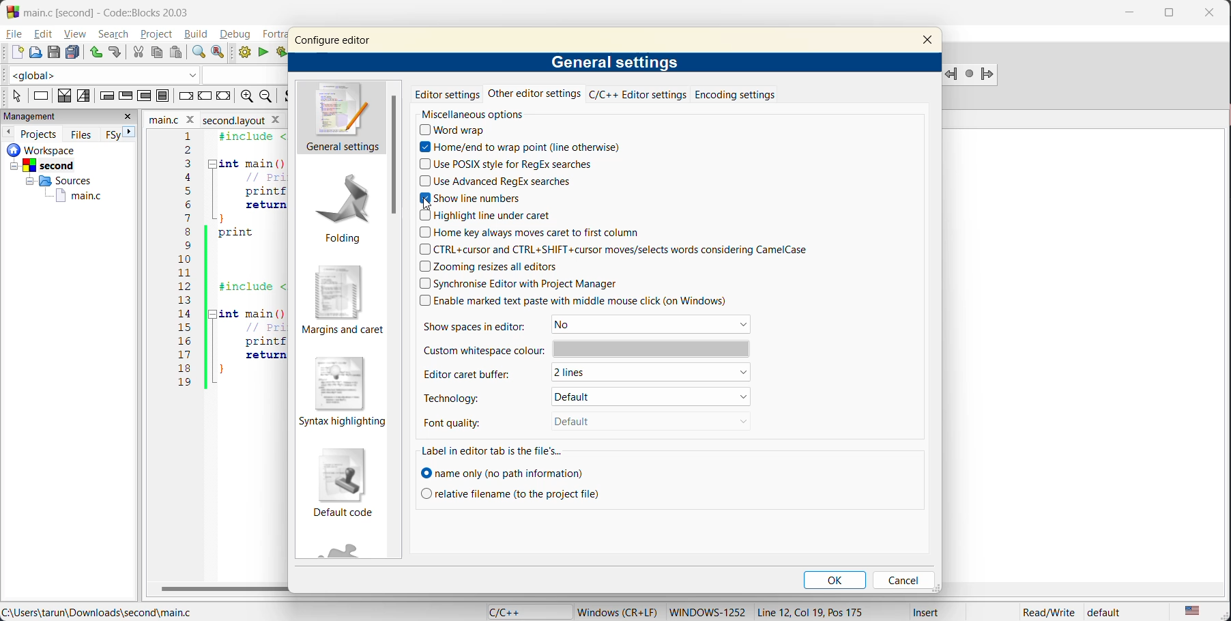  Describe the element at coordinates (43, 35) in the screenshot. I see `edit` at that location.